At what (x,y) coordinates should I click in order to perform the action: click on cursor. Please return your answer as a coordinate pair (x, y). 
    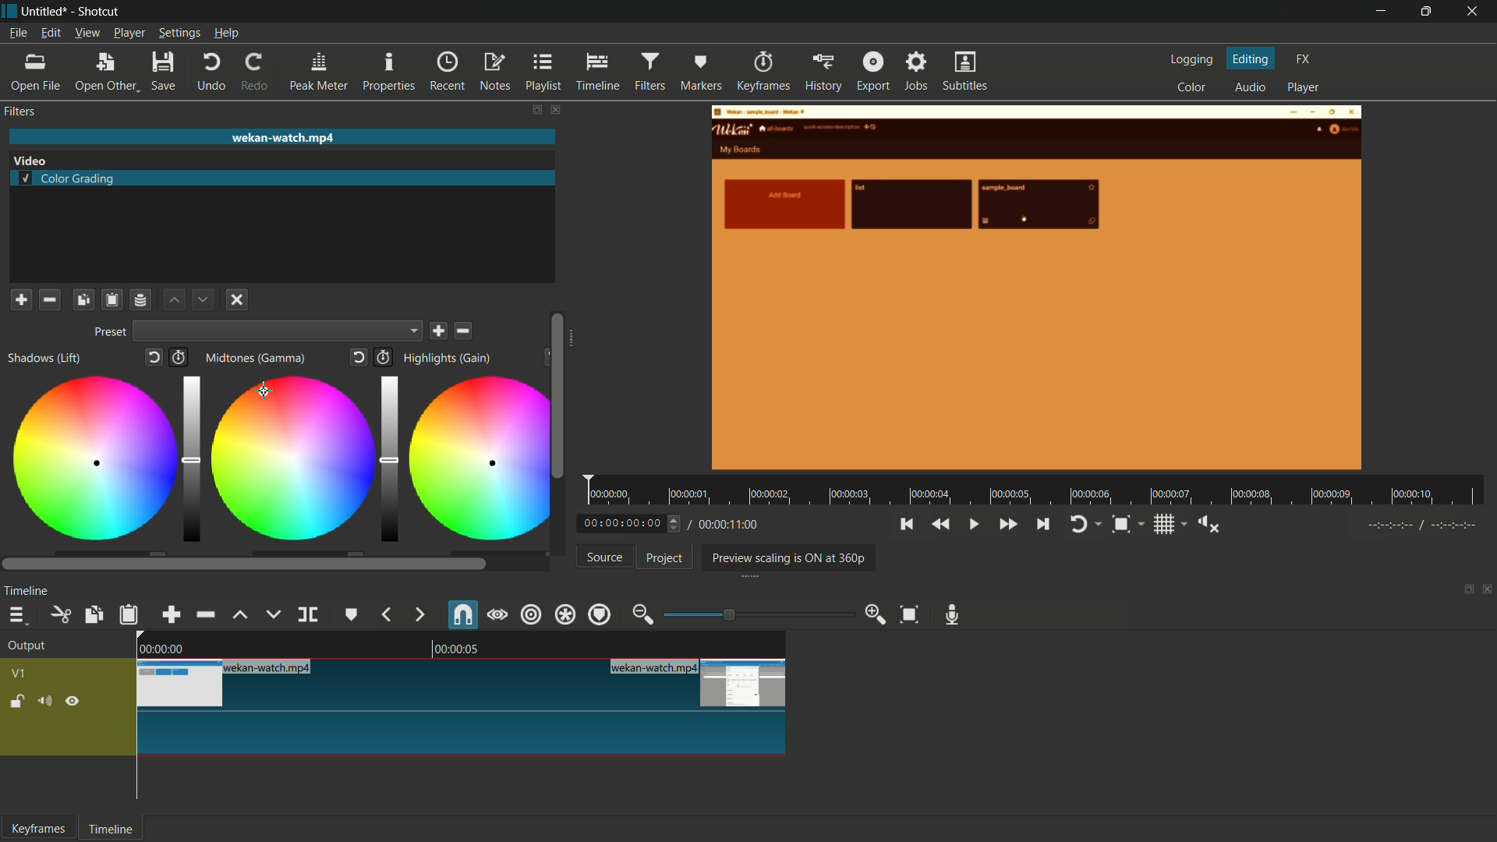
    Looking at the image, I should click on (265, 388).